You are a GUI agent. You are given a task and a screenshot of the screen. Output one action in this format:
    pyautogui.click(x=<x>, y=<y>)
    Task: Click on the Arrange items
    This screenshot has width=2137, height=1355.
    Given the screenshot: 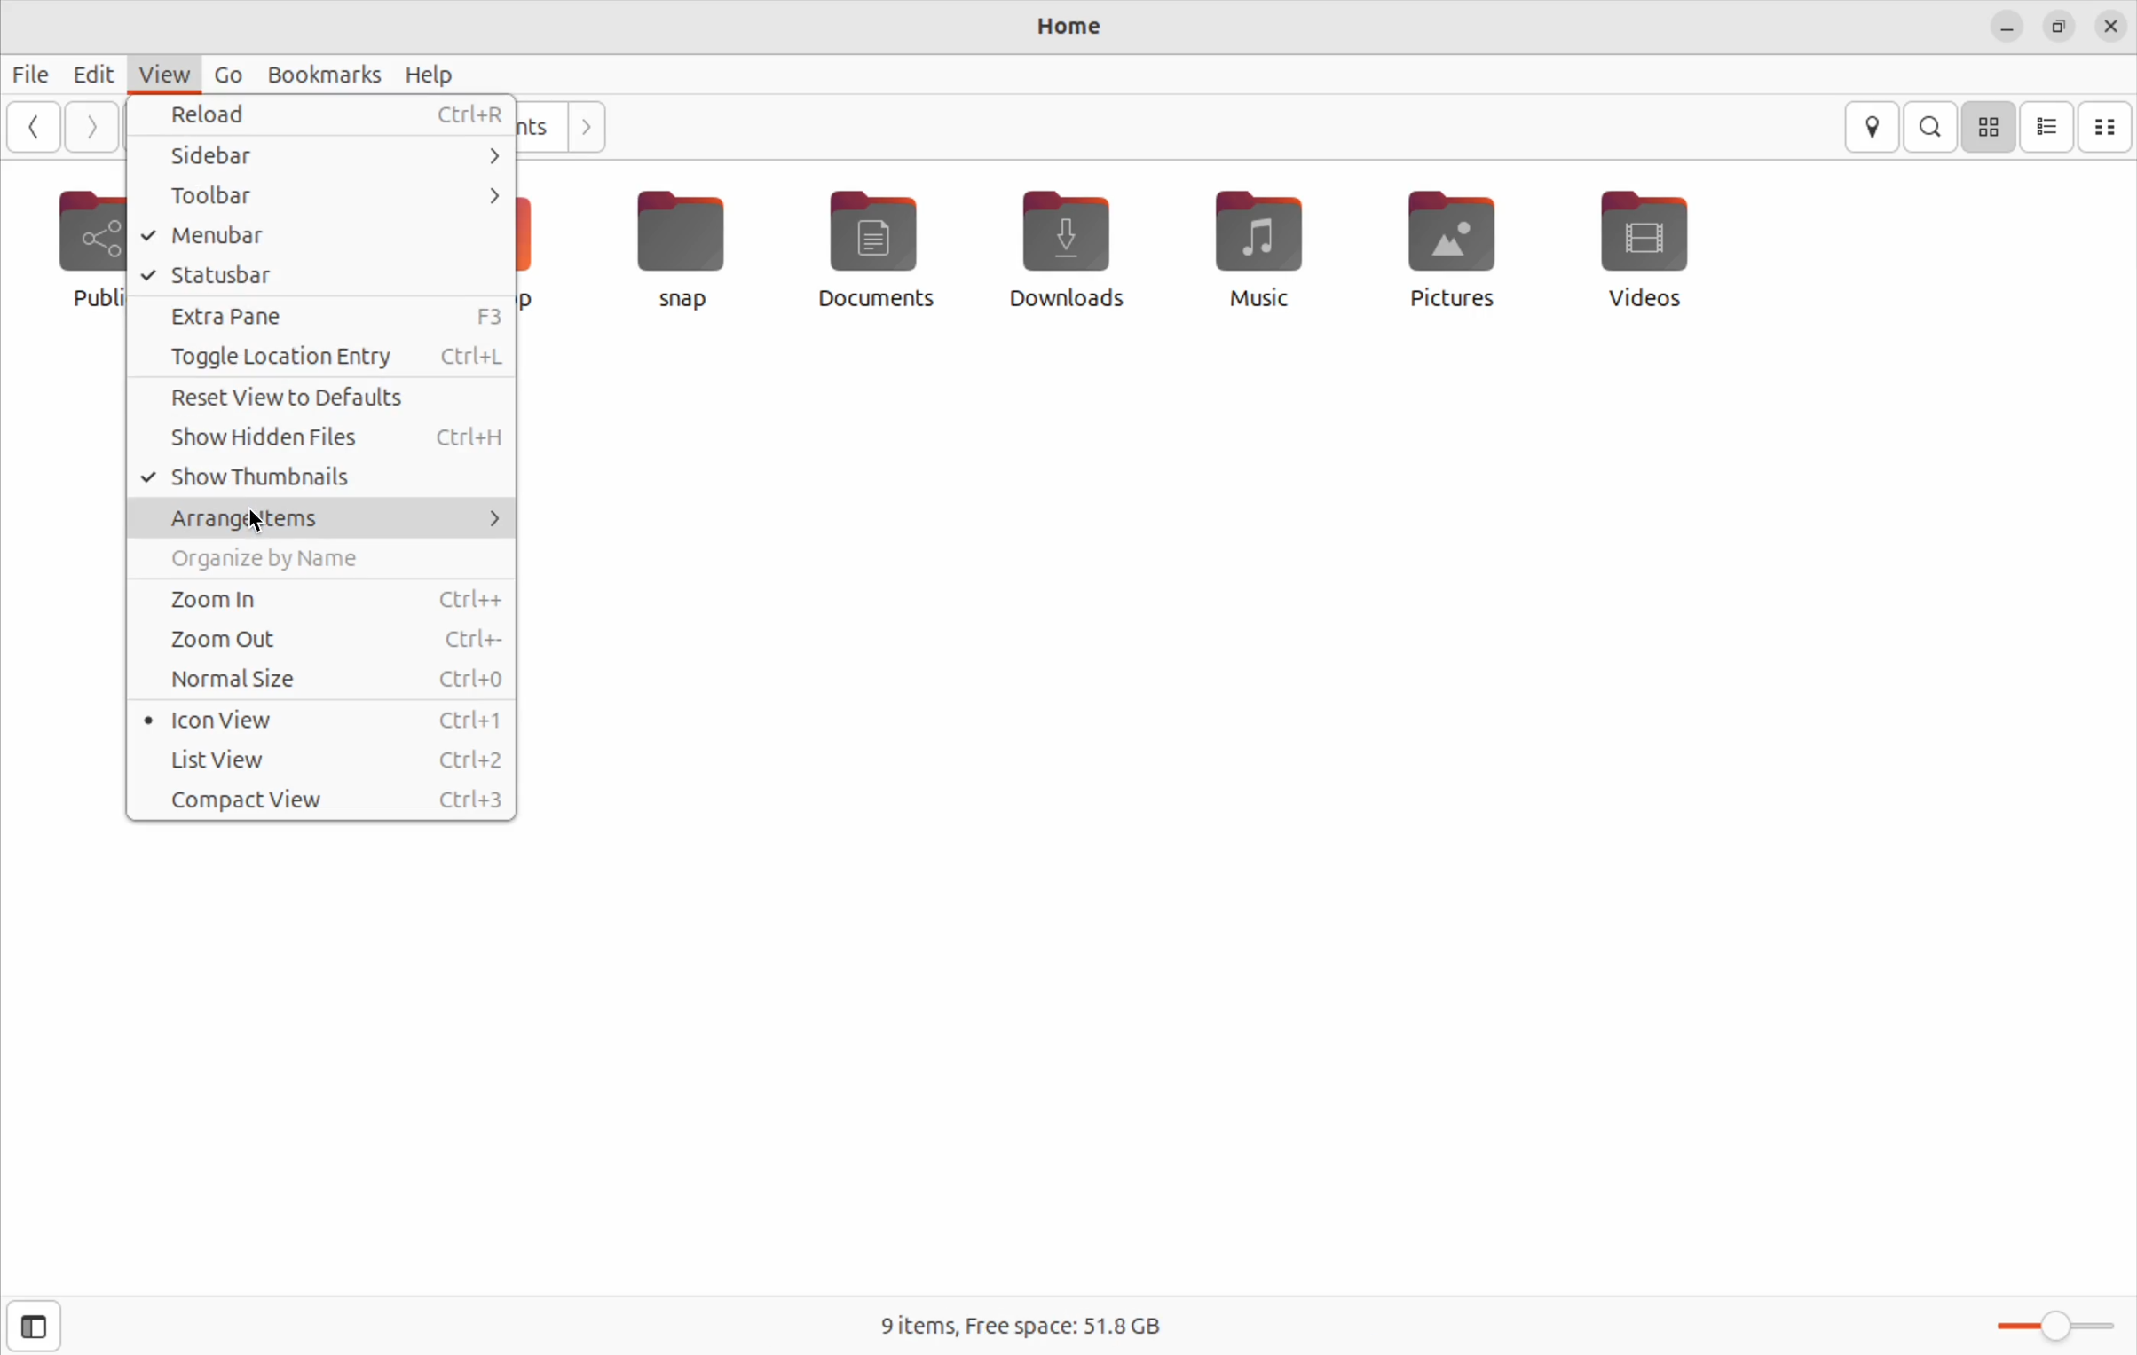 What is the action you would take?
    pyautogui.click(x=321, y=516)
    